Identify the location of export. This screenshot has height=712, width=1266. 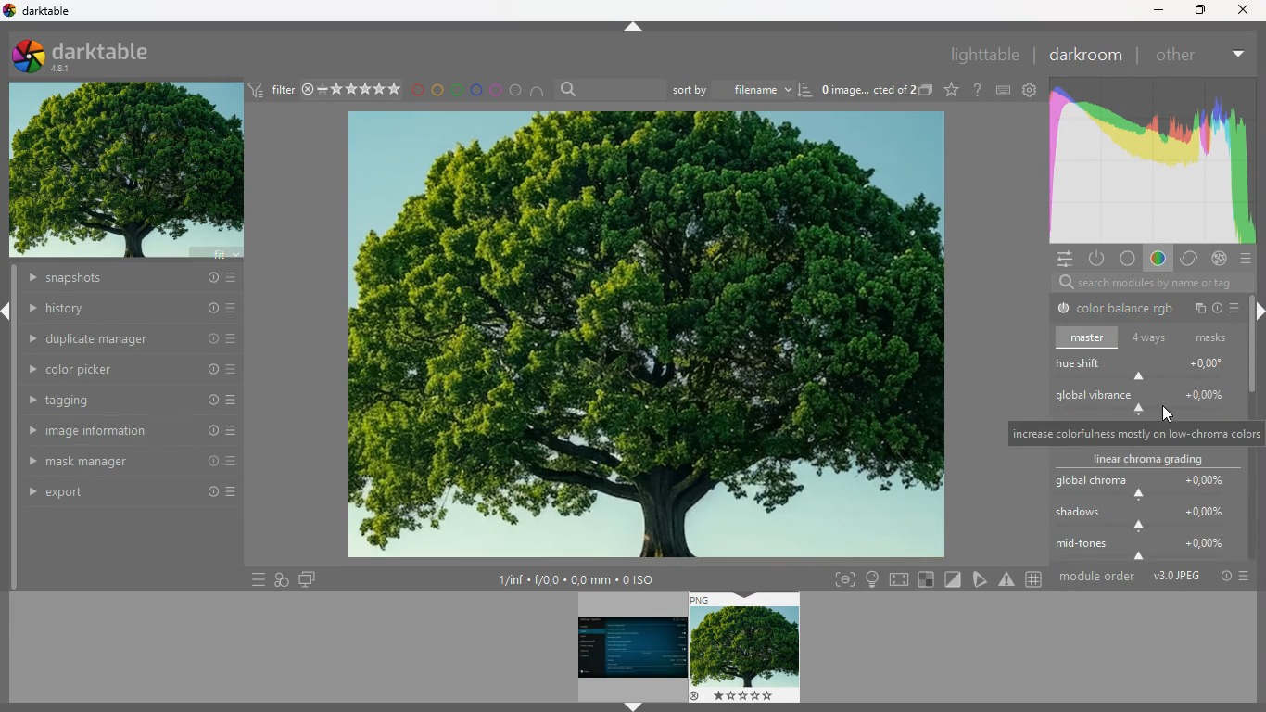
(134, 494).